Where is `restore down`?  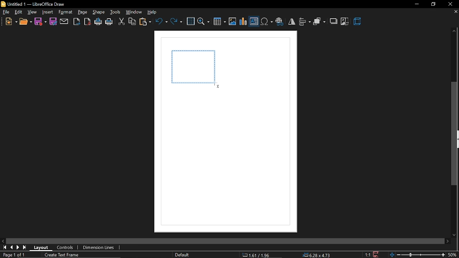
restore down is located at coordinates (433, 4).